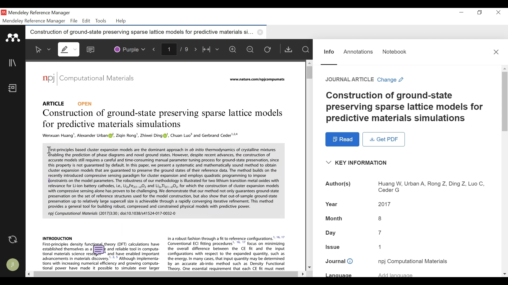 The height and width of the screenshot is (285, 508). What do you see at coordinates (497, 12) in the screenshot?
I see `Close` at bounding box center [497, 12].